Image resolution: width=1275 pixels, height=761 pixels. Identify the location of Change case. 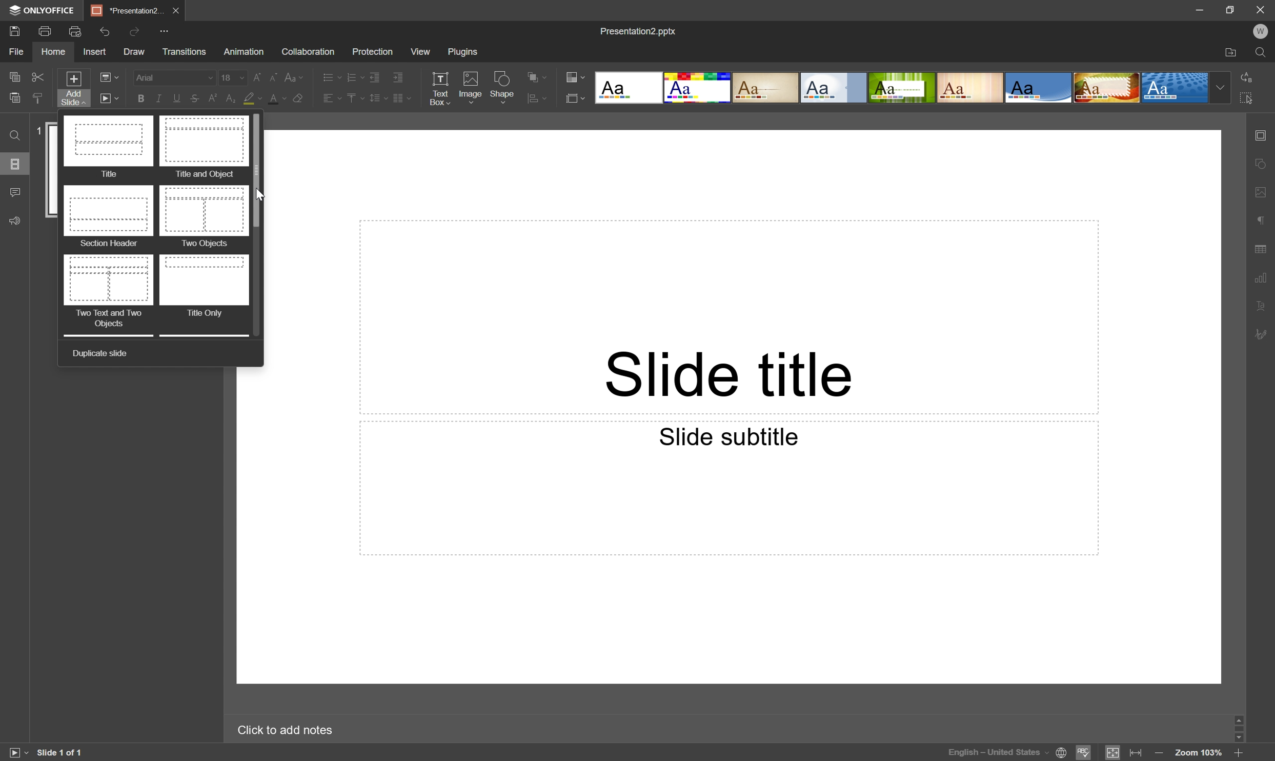
(296, 75).